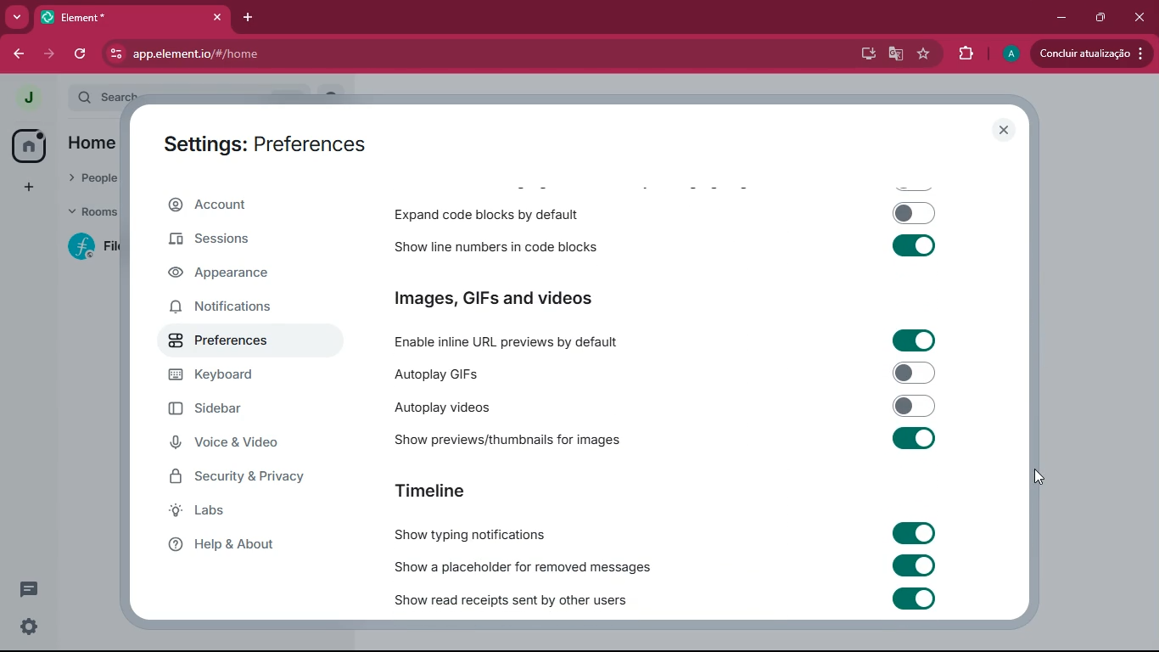 The width and height of the screenshot is (1159, 652). Describe the element at coordinates (914, 213) in the screenshot. I see `toggle on/off` at that location.